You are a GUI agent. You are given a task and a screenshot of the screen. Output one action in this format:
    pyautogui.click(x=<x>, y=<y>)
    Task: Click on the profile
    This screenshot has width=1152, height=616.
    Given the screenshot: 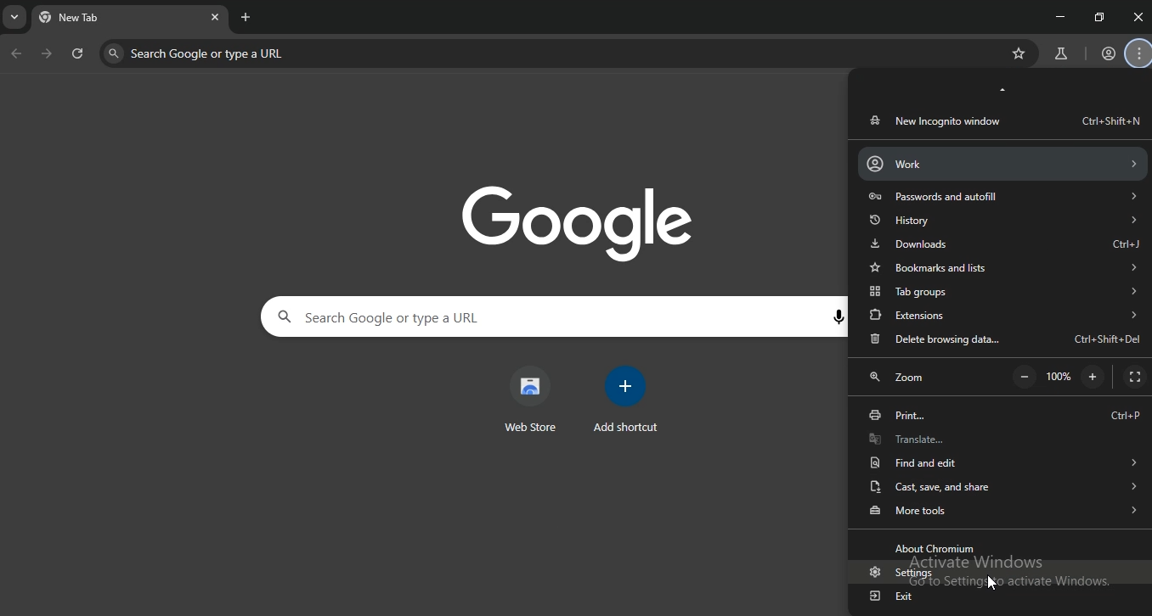 What is the action you would take?
    pyautogui.click(x=1109, y=54)
    